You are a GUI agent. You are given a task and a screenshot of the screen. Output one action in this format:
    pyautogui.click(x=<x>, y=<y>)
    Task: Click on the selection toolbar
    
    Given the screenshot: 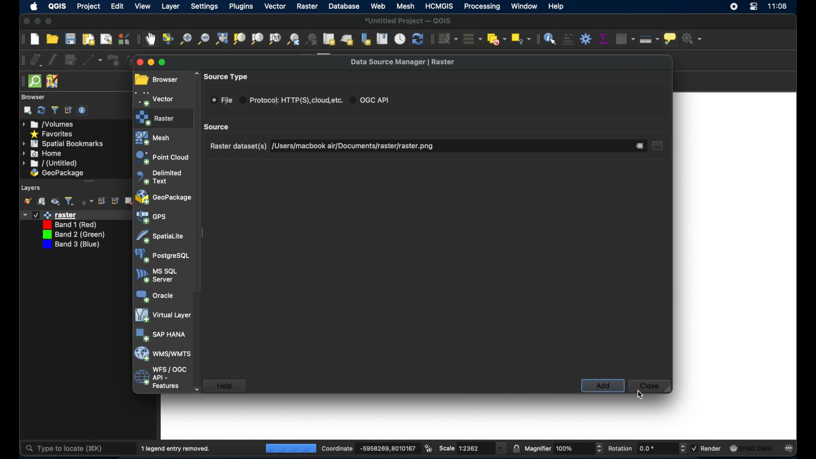 What is the action you would take?
    pyautogui.click(x=431, y=39)
    